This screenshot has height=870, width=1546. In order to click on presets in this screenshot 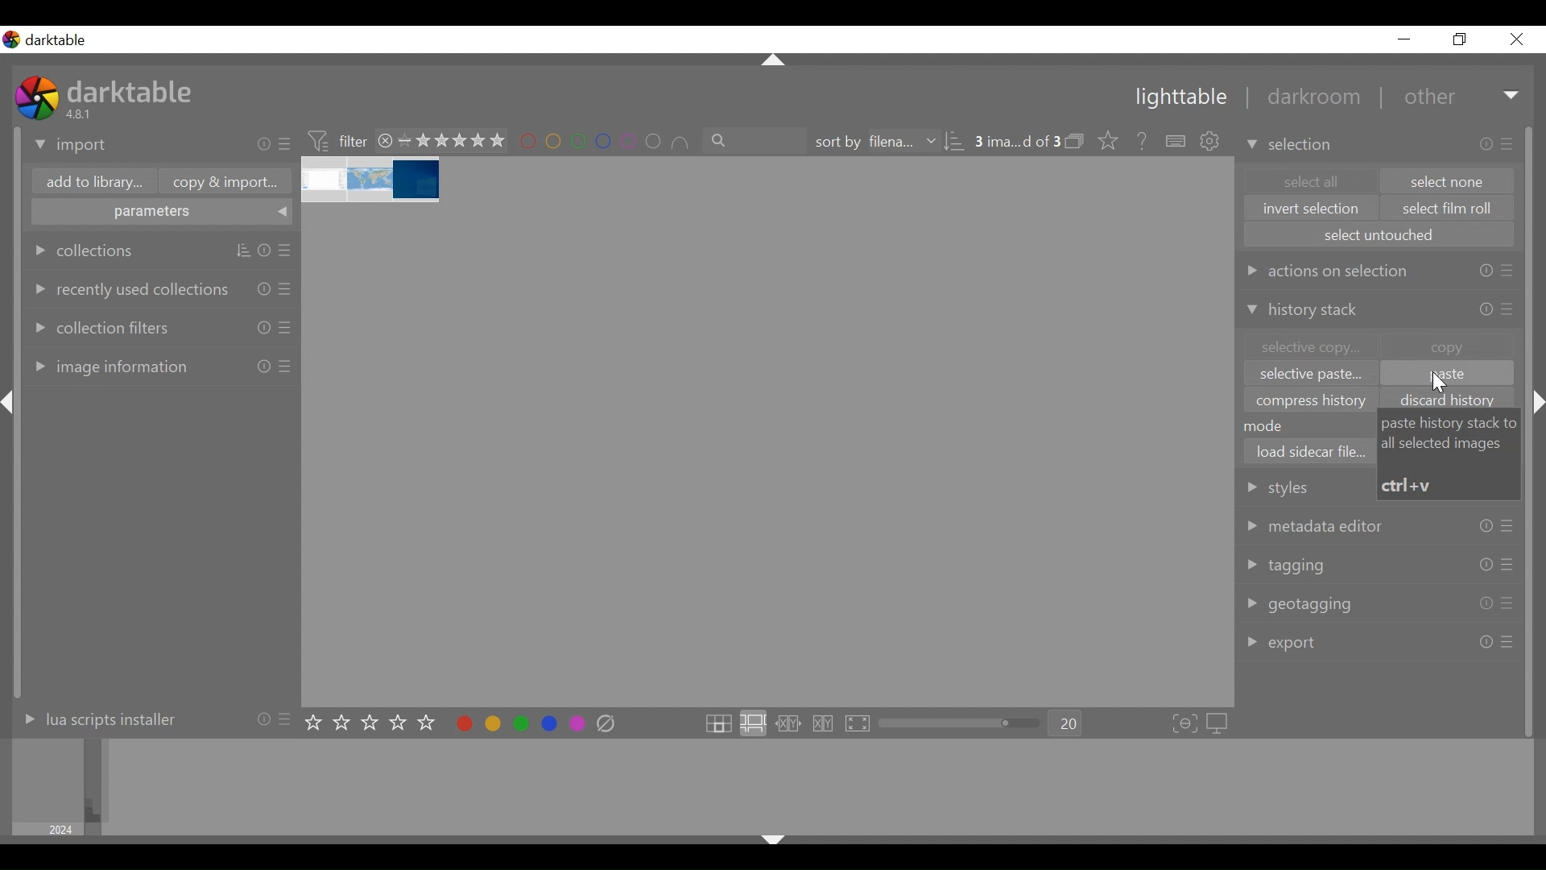, I will do `click(287, 718)`.